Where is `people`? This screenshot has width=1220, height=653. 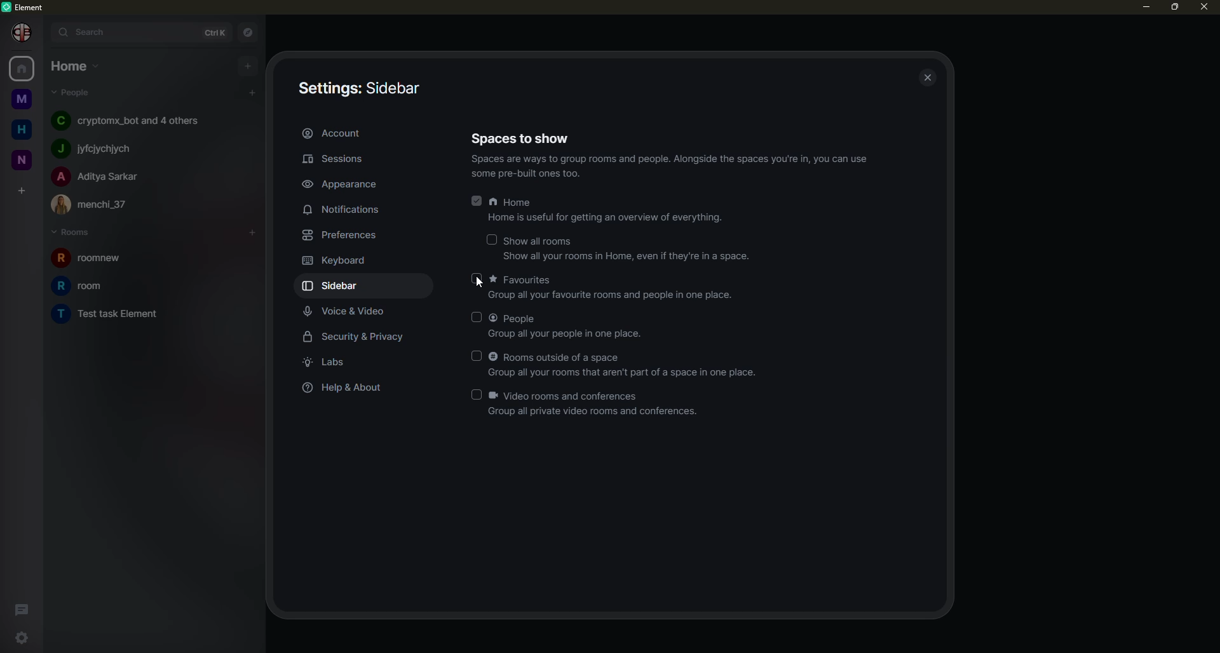
people is located at coordinates (127, 120).